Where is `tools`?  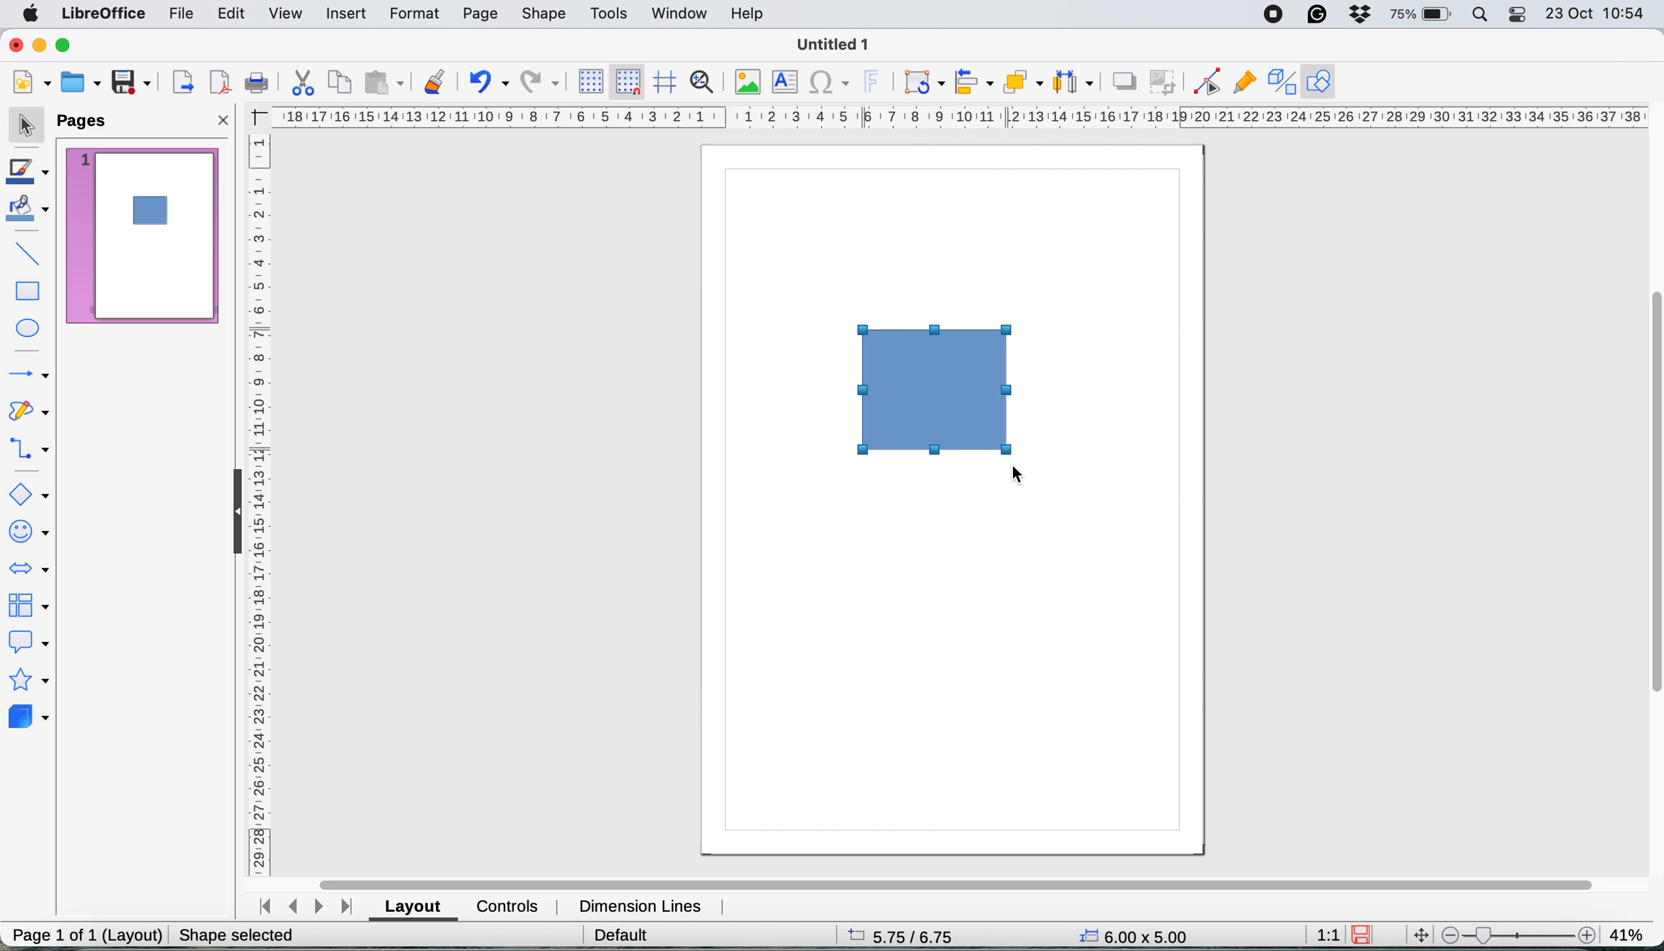
tools is located at coordinates (610, 13).